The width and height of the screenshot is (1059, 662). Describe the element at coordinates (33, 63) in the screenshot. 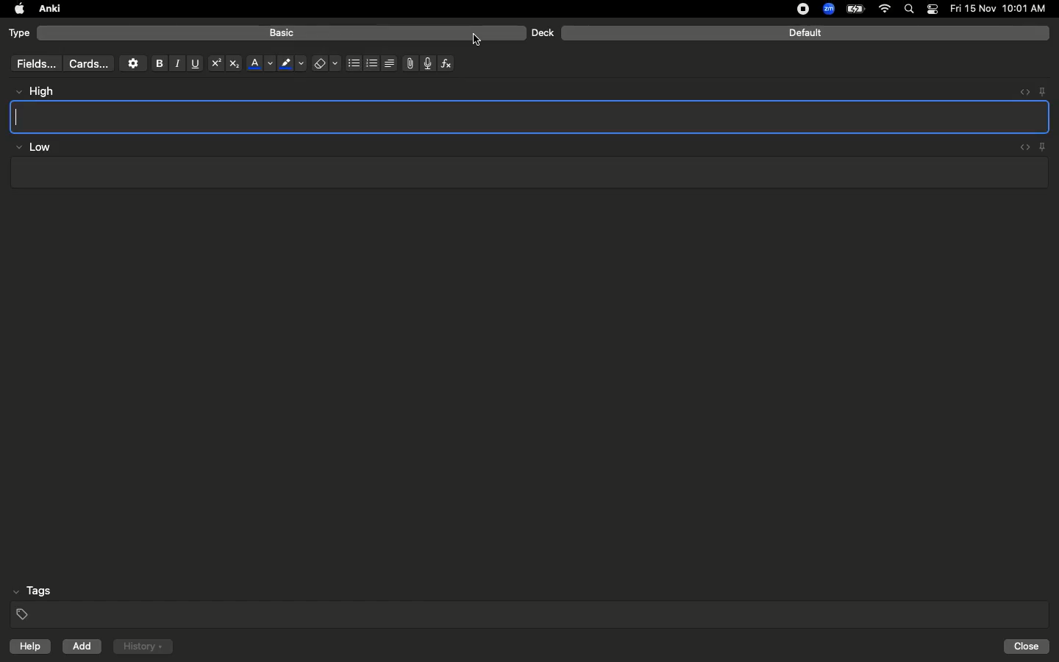

I see `Fields` at that location.